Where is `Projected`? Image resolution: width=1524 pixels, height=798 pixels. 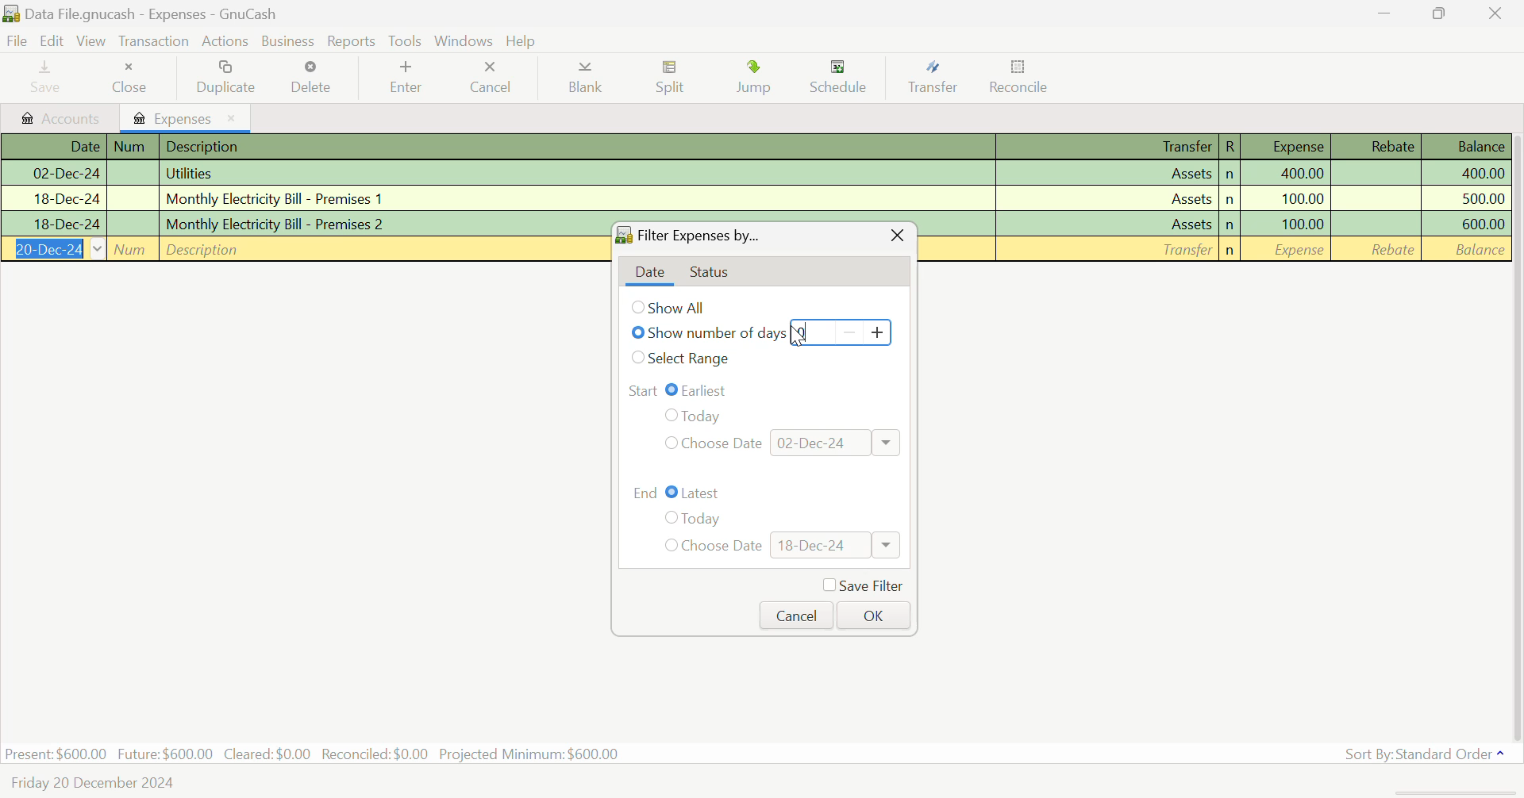
Projected is located at coordinates (529, 754).